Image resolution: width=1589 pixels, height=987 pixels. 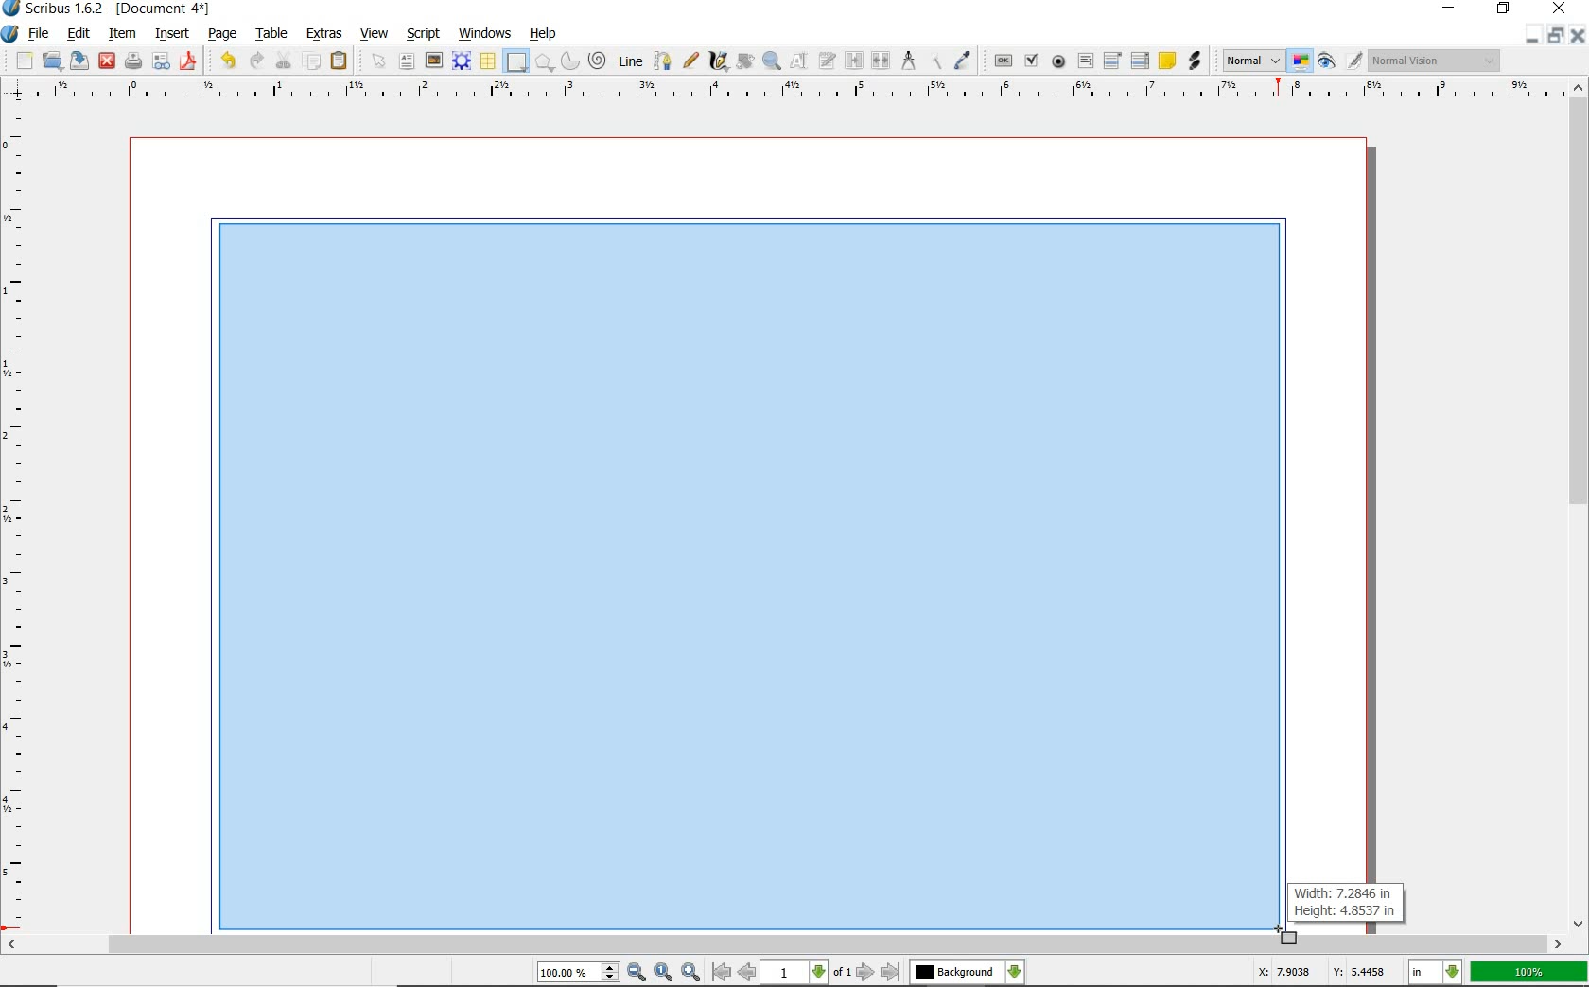 What do you see at coordinates (272, 34) in the screenshot?
I see `table` at bounding box center [272, 34].